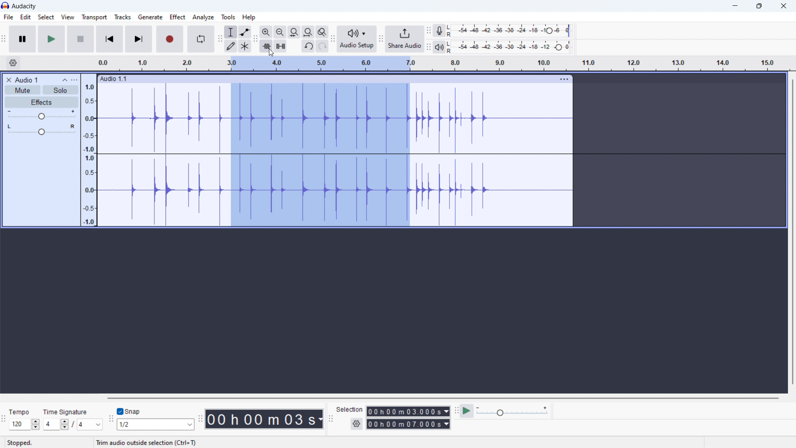  What do you see at coordinates (74, 80) in the screenshot?
I see `view menu` at bounding box center [74, 80].